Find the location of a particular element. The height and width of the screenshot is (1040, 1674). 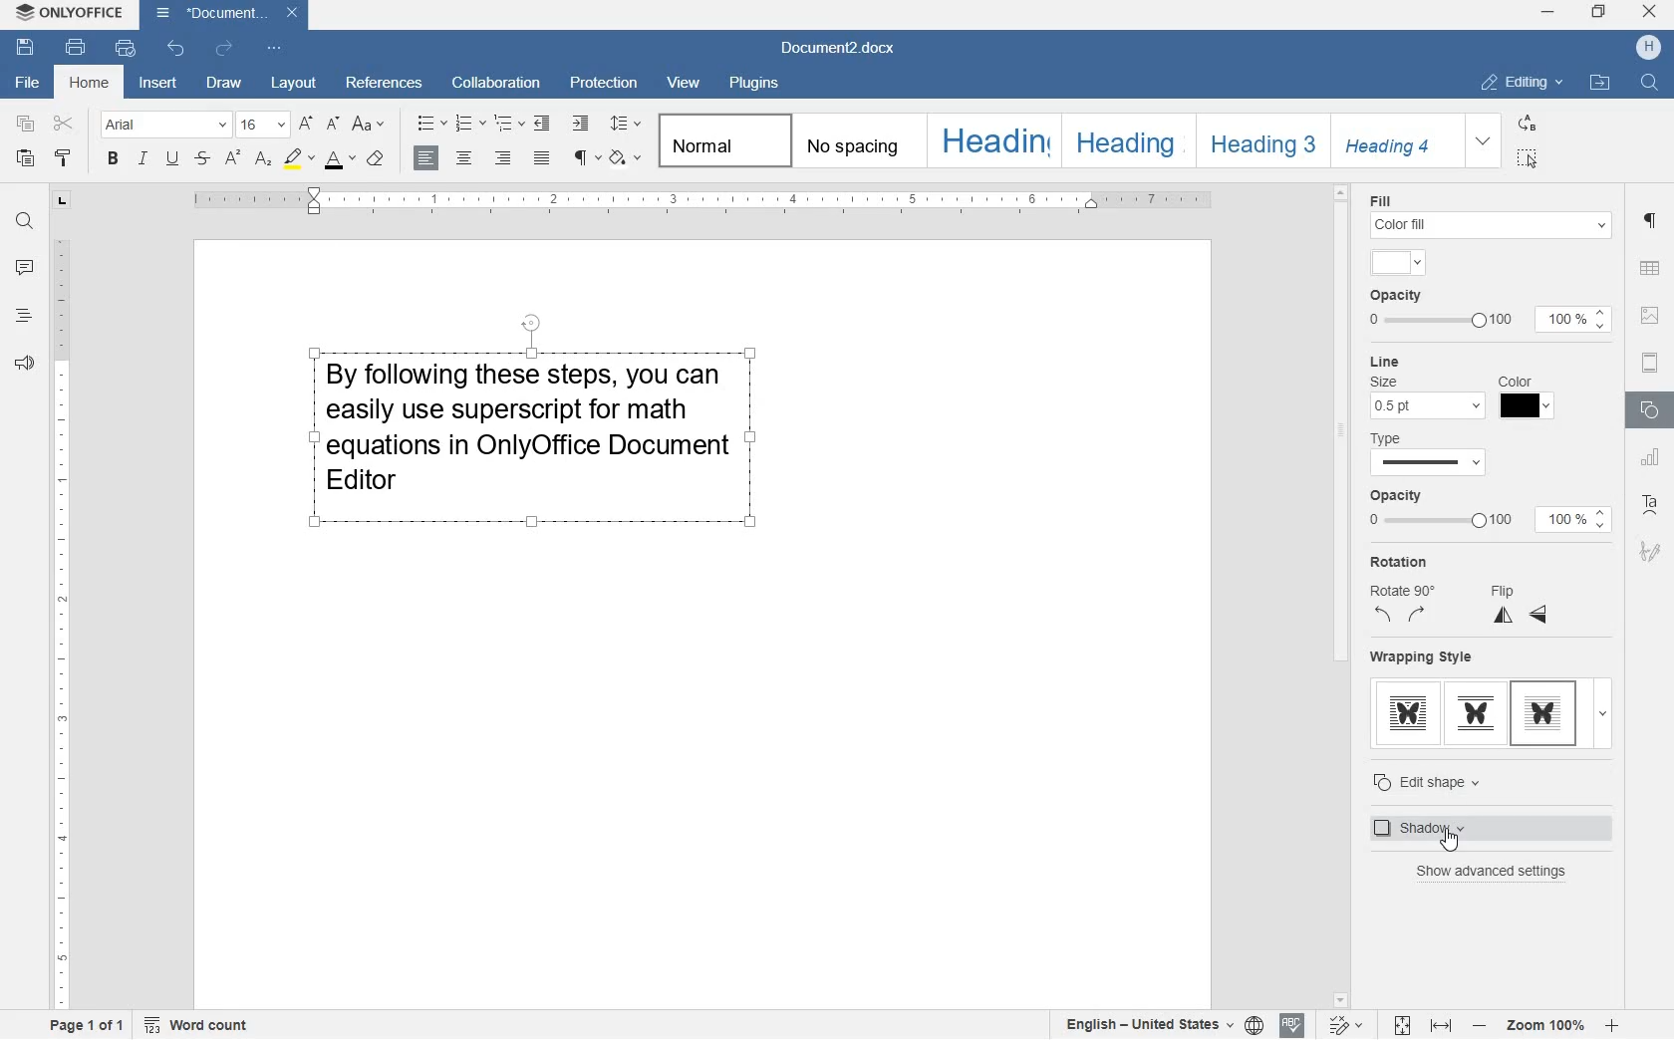

Normal is located at coordinates (721, 140).